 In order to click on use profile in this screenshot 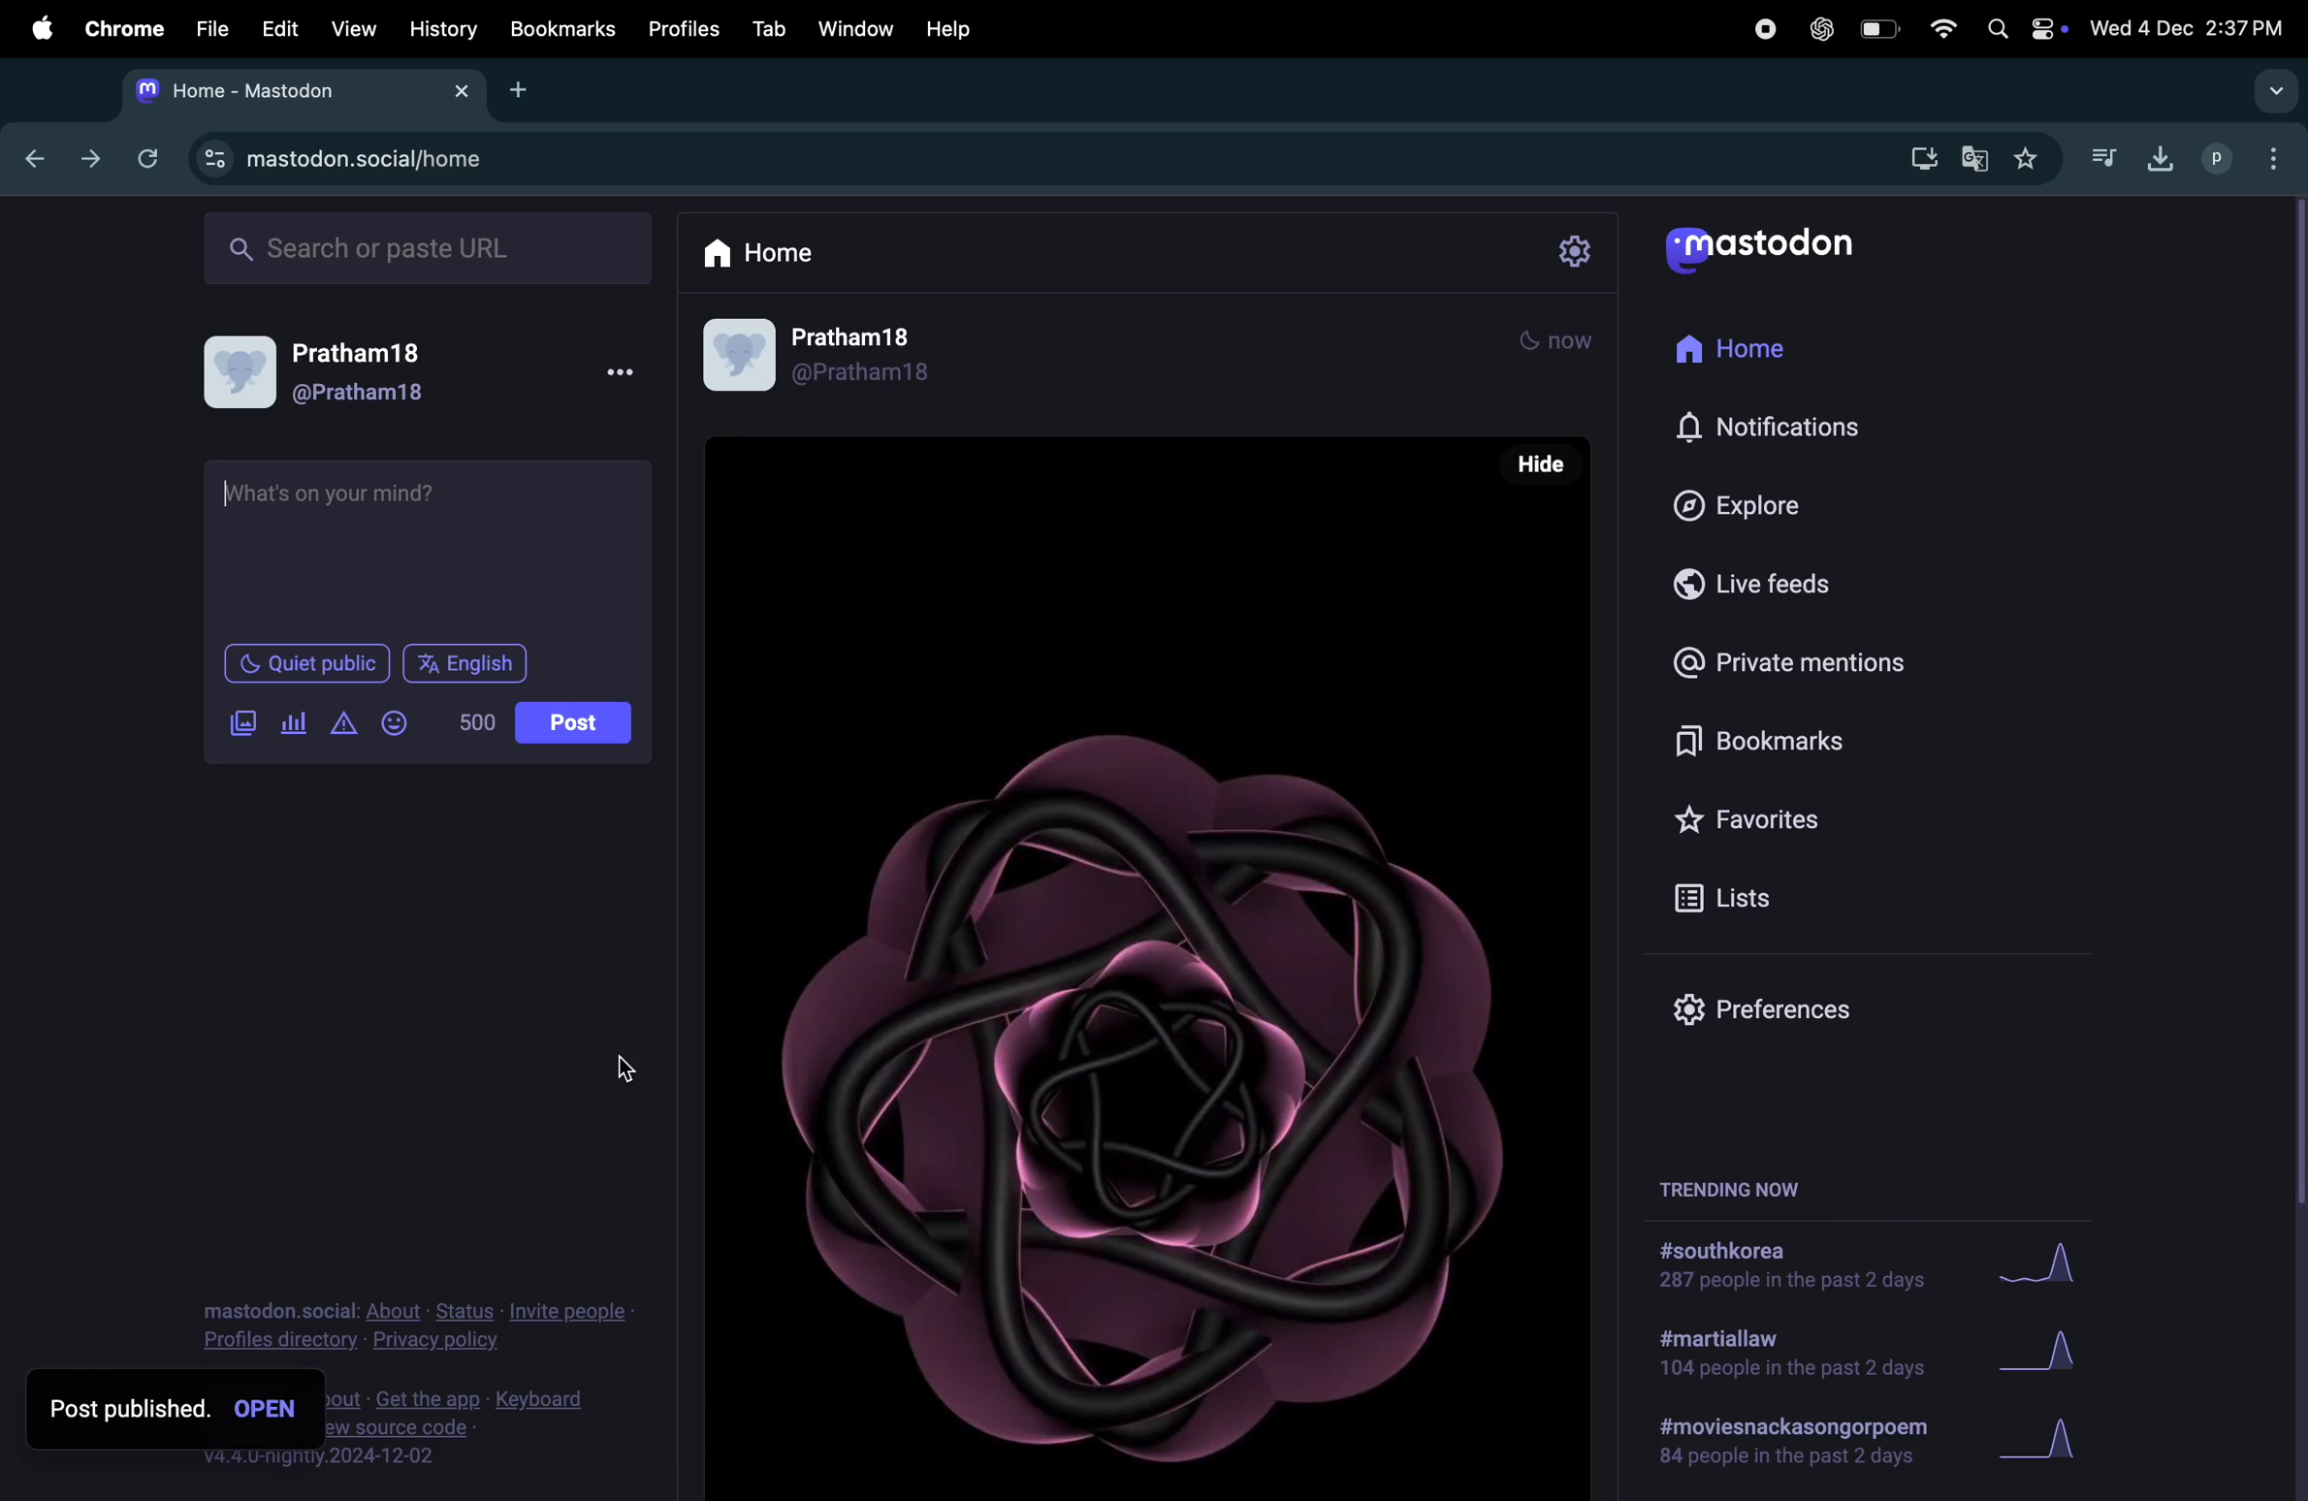, I will do `click(827, 359)`.